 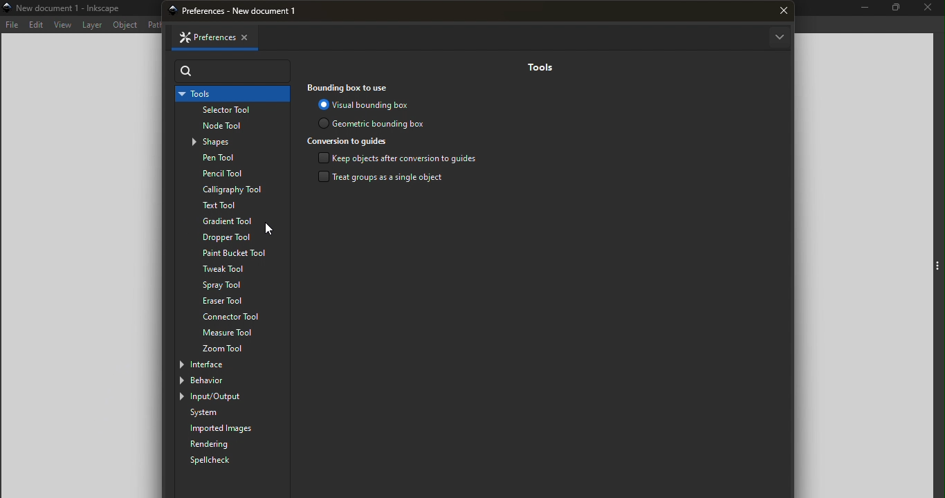 What do you see at coordinates (230, 94) in the screenshot?
I see `Tools` at bounding box center [230, 94].